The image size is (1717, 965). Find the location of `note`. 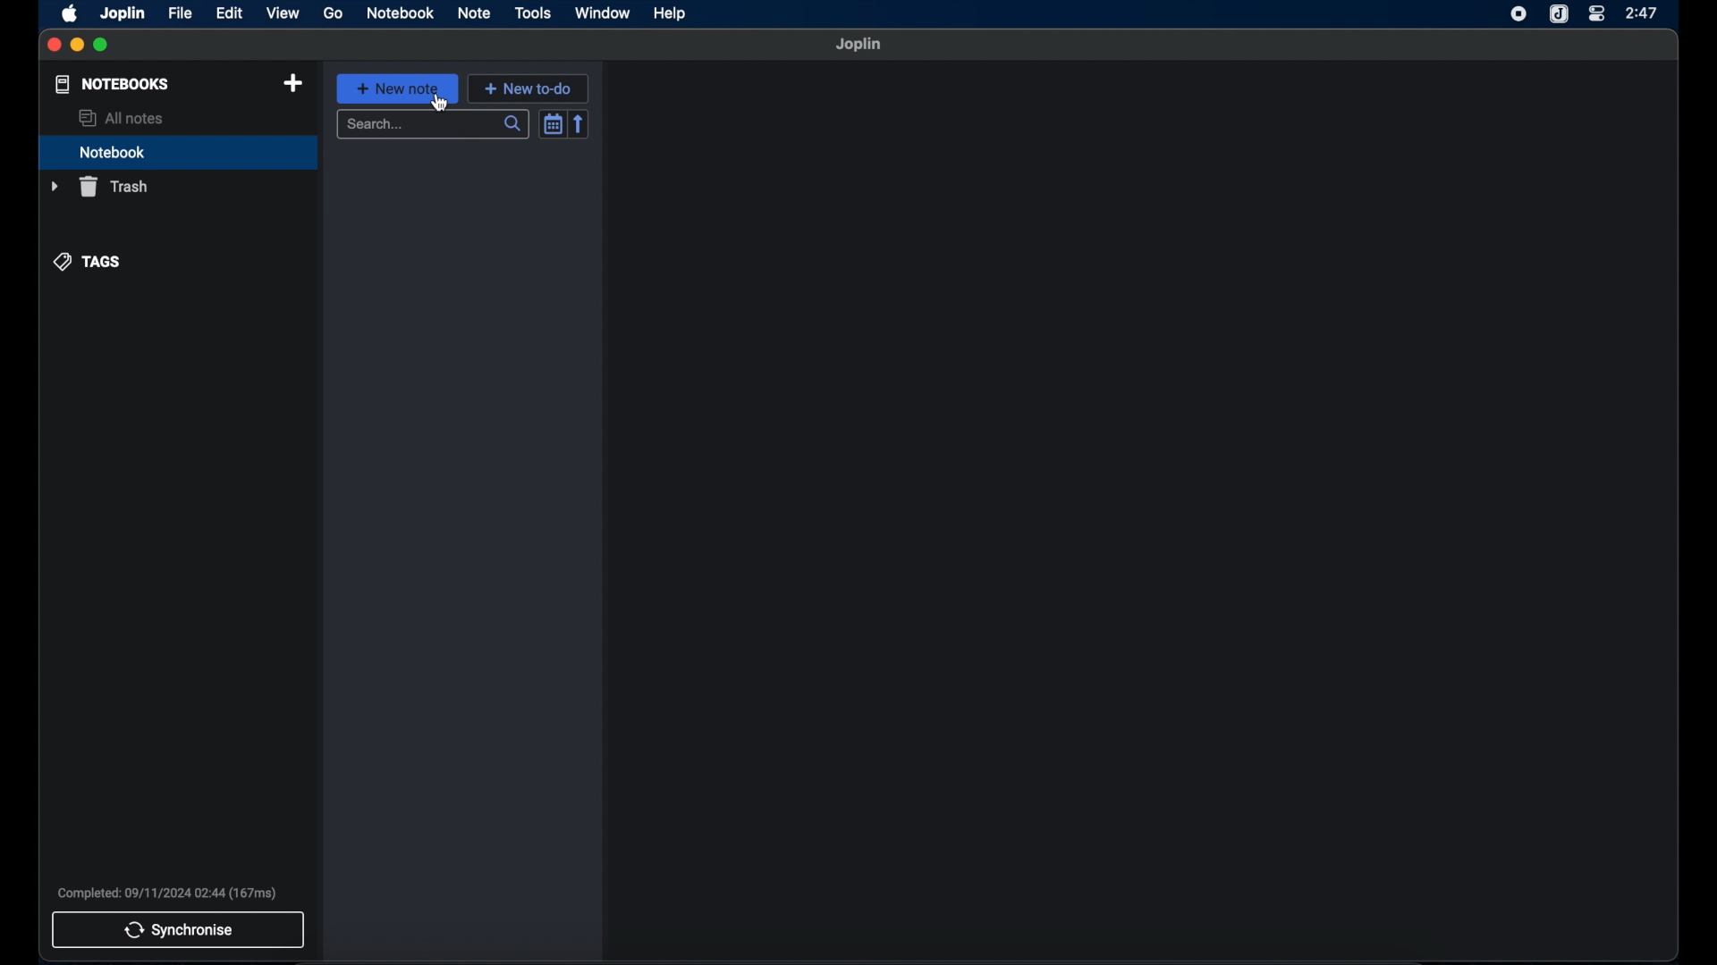

note is located at coordinates (473, 13).